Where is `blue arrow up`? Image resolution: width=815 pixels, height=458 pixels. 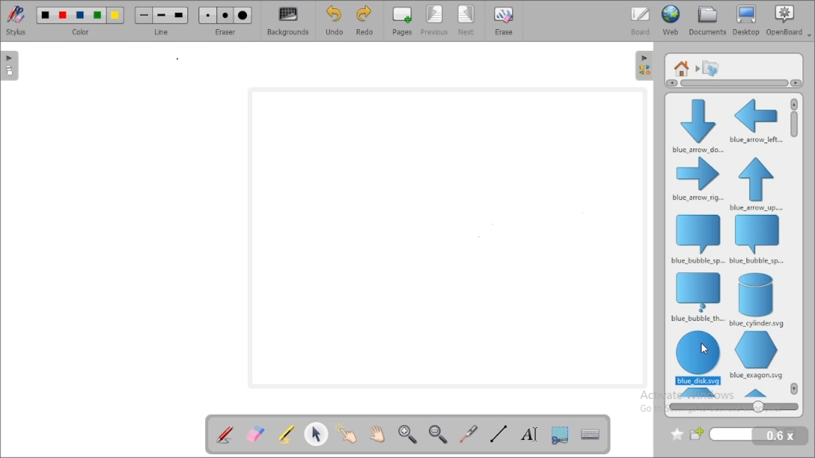 blue arrow up is located at coordinates (756, 184).